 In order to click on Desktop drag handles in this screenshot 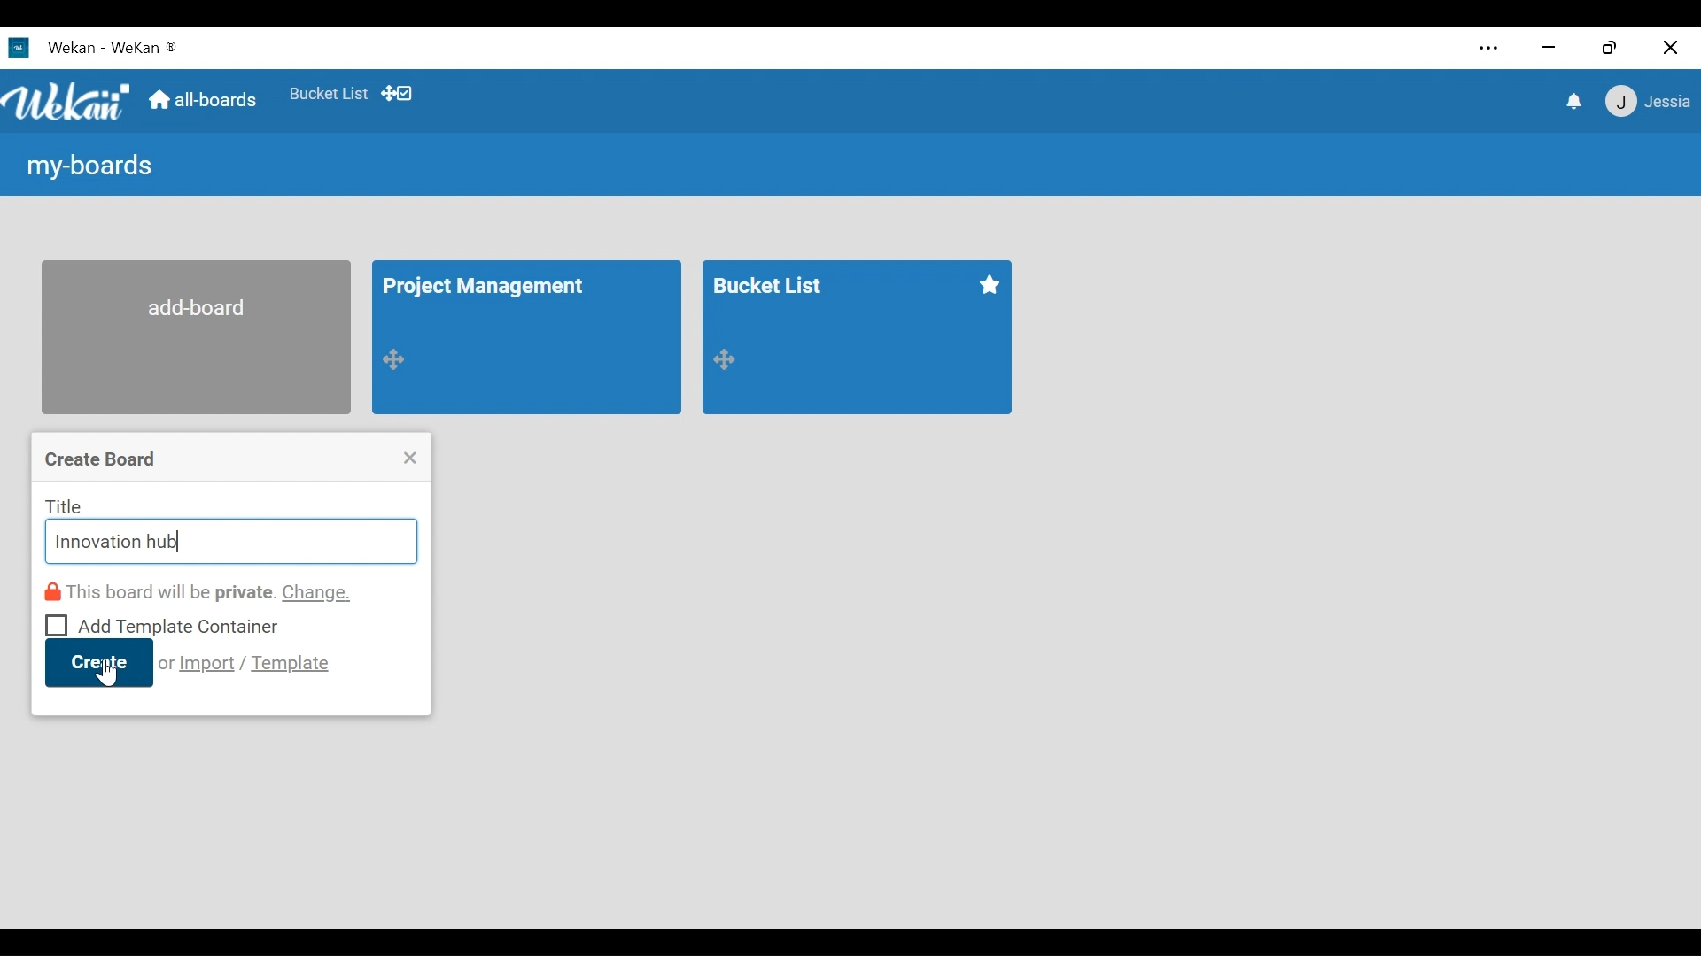, I will do `click(396, 93)`.